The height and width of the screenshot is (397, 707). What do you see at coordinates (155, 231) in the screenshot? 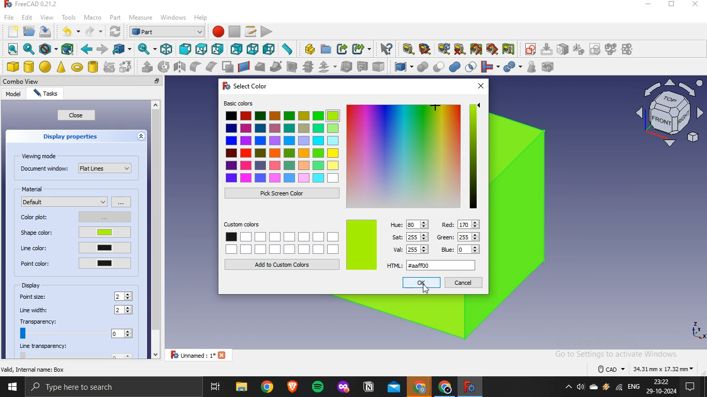
I see `scrollbar` at bounding box center [155, 231].